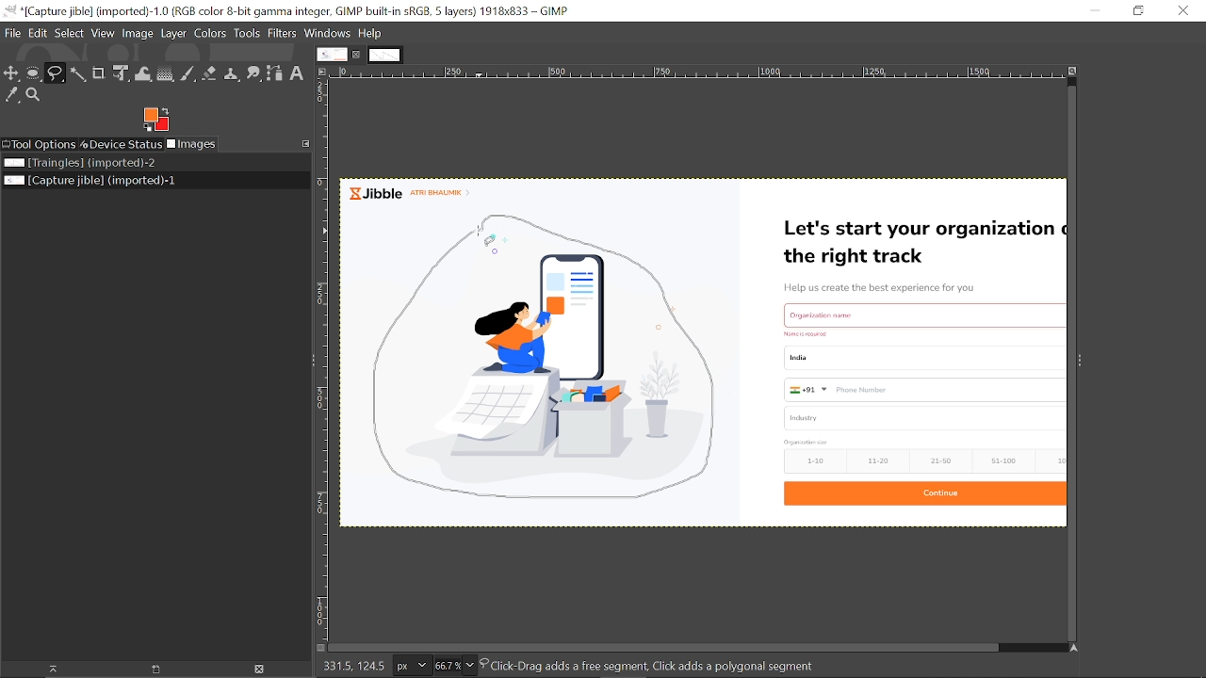 This screenshot has width=1206, height=678. Describe the element at coordinates (166, 73) in the screenshot. I see `Gradient tool` at that location.